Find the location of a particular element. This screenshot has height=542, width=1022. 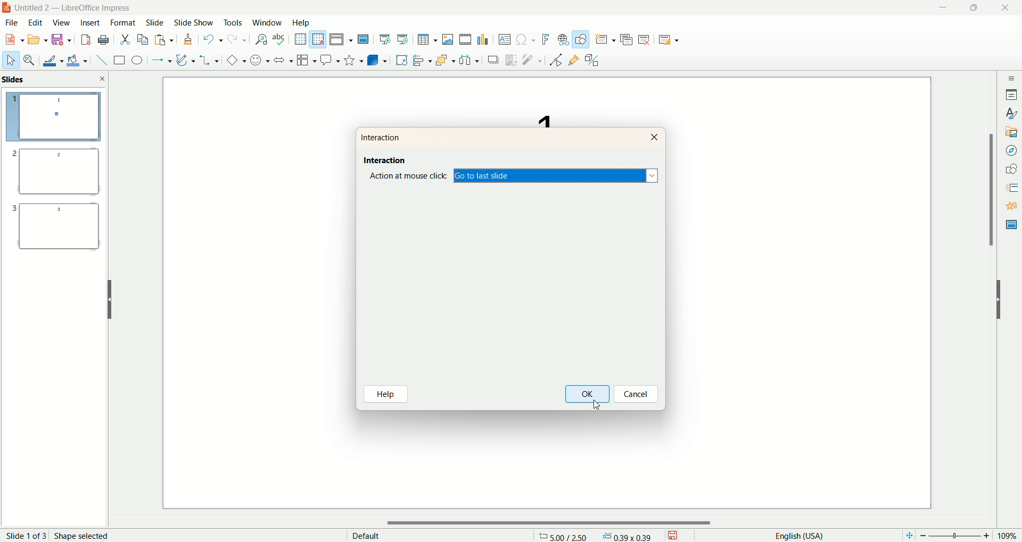

tools is located at coordinates (234, 25).